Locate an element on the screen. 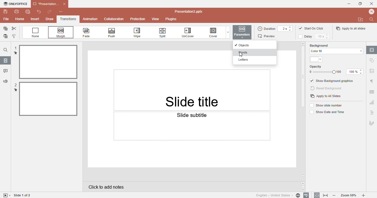 This screenshot has width=377, height=198. Delay time setting is located at coordinates (323, 37).